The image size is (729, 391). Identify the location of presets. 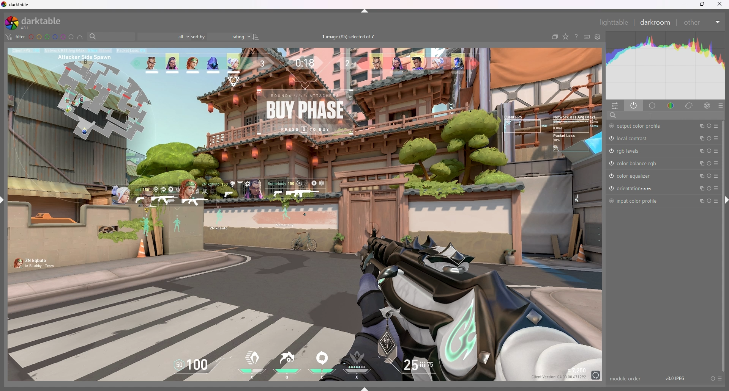
(716, 201).